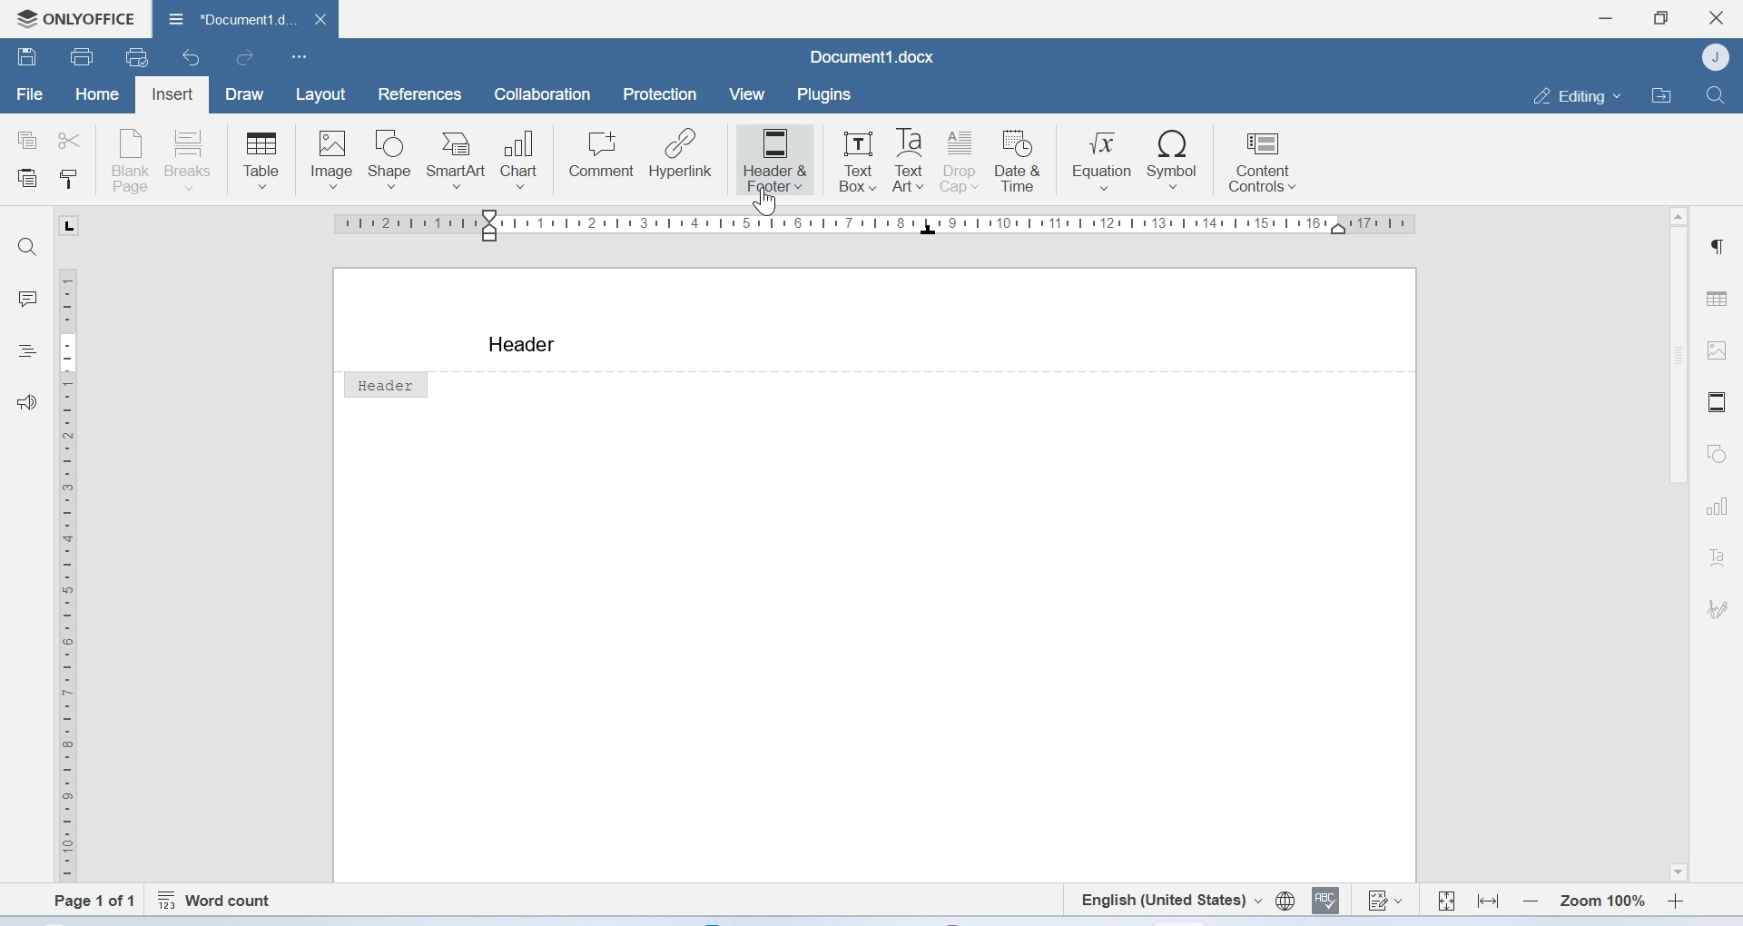 The height and width of the screenshot is (926, 1743). What do you see at coordinates (909, 162) in the screenshot?
I see `Text Art` at bounding box center [909, 162].